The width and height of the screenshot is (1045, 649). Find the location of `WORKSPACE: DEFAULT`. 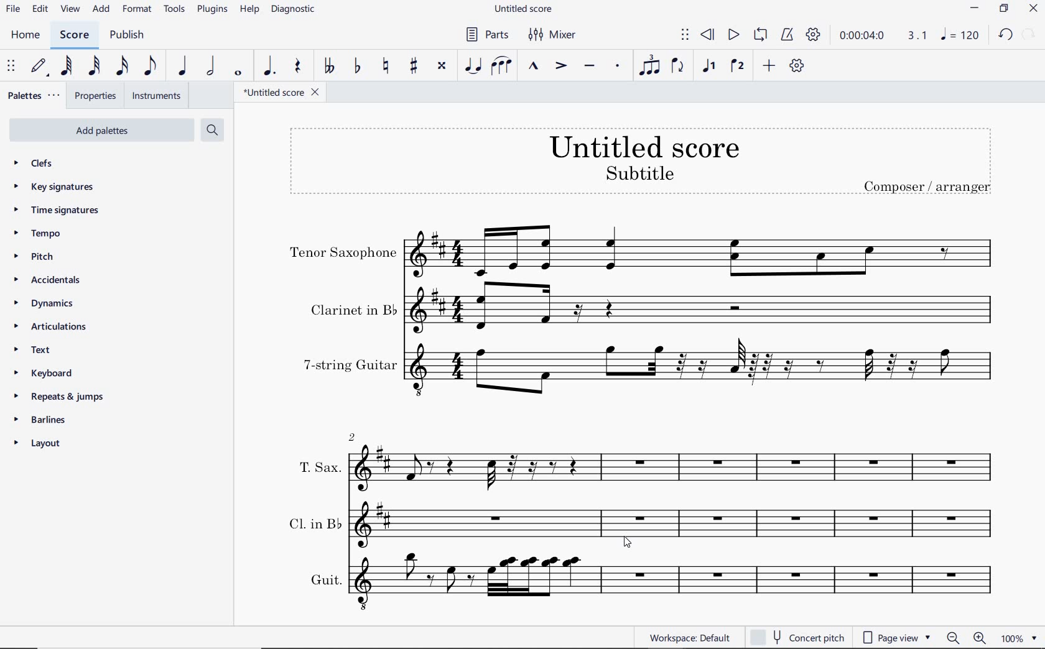

WORKSPACE: DEFAULT is located at coordinates (676, 637).